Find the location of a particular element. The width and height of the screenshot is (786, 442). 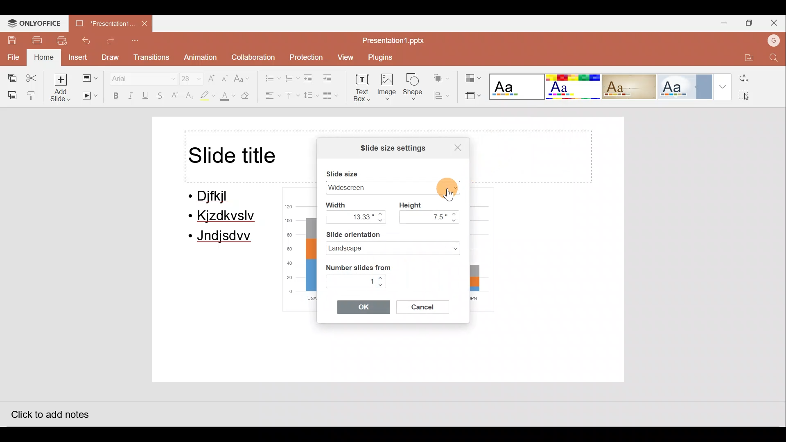

Vertical align is located at coordinates (291, 96).